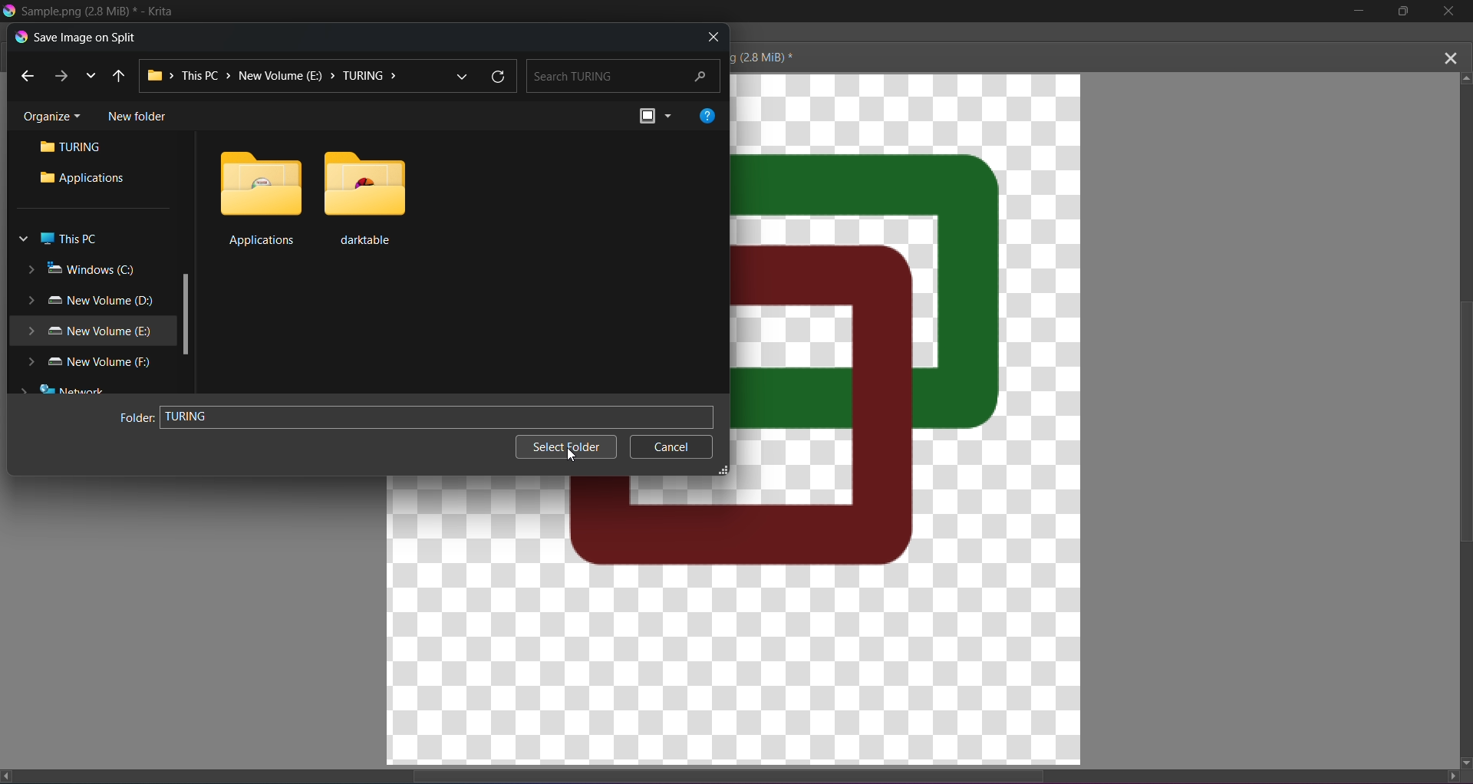  I want to click on Dropdown, so click(461, 76).